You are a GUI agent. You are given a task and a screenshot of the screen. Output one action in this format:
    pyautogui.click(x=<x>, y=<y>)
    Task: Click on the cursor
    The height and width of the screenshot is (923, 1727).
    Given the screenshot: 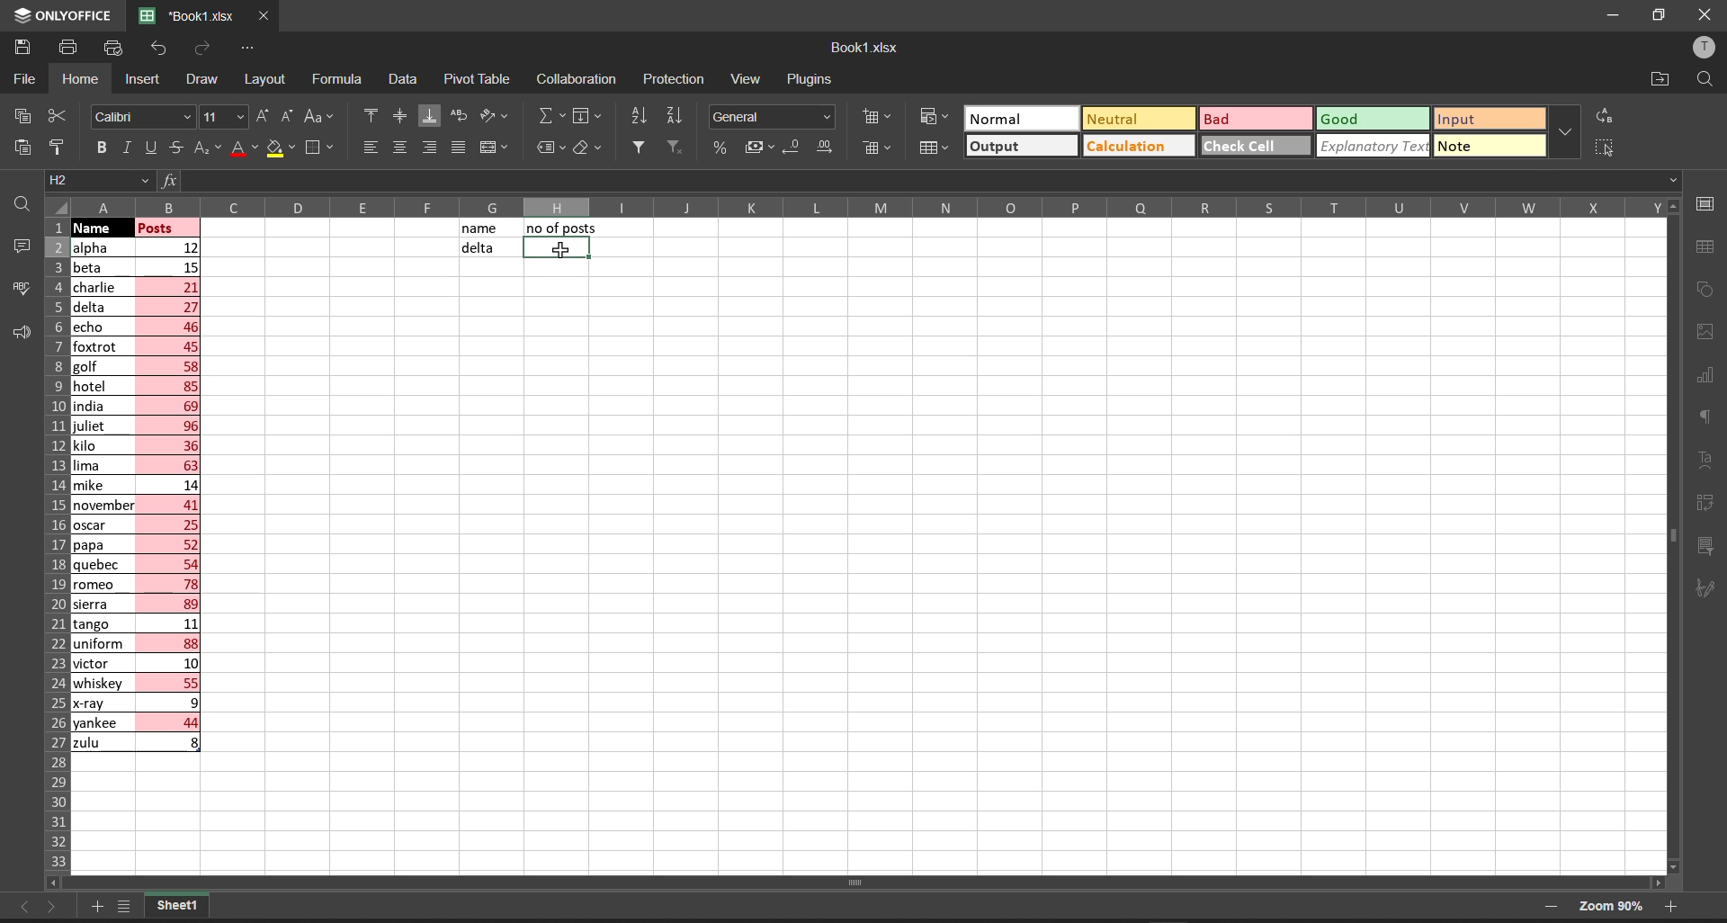 What is the action you would take?
    pyautogui.click(x=560, y=249)
    